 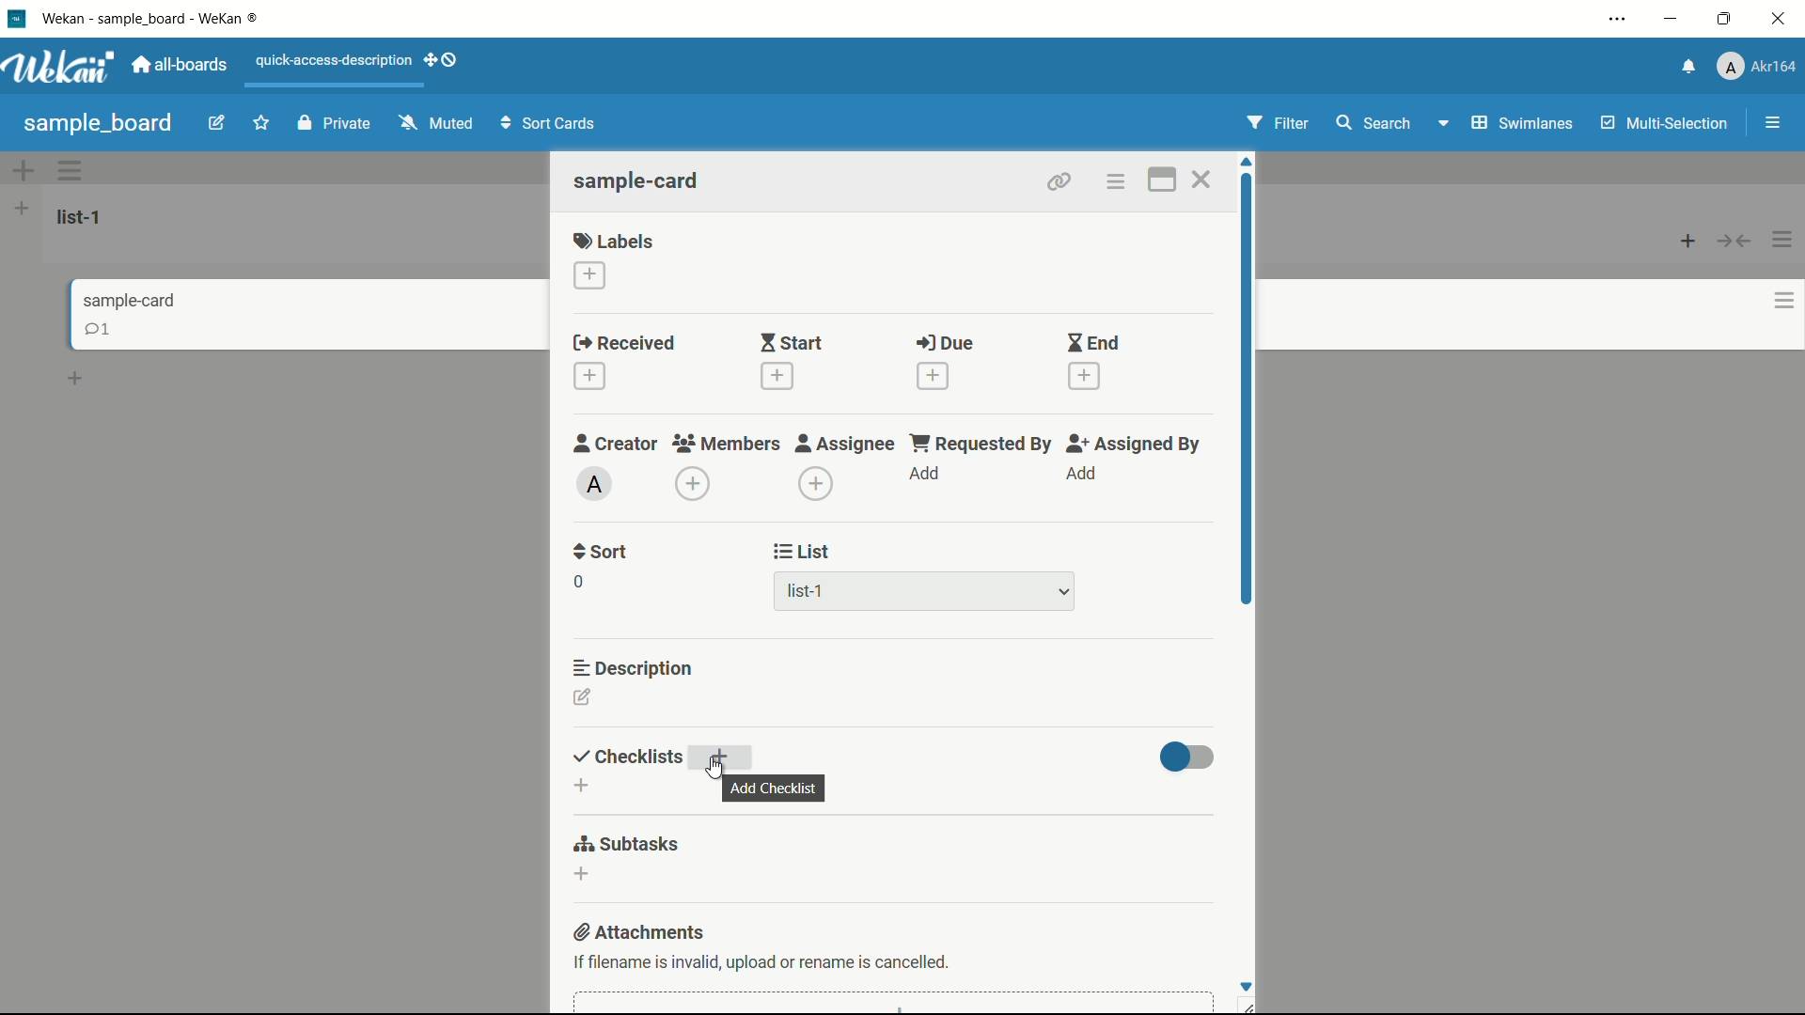 I want to click on add, so click(x=1683, y=243).